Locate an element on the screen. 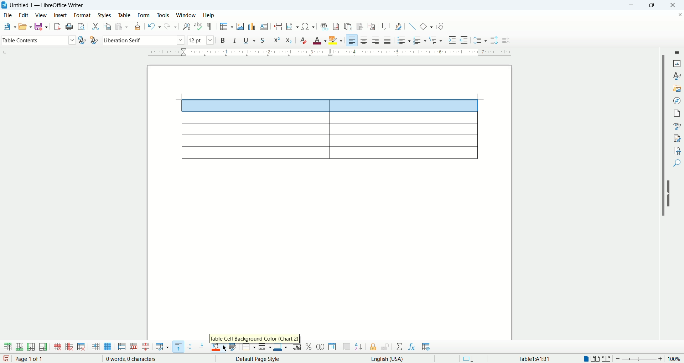  delete selected row is located at coordinates (58, 347).